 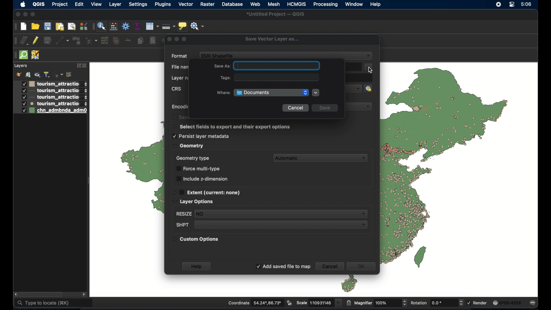 I want to click on view, so click(x=97, y=5).